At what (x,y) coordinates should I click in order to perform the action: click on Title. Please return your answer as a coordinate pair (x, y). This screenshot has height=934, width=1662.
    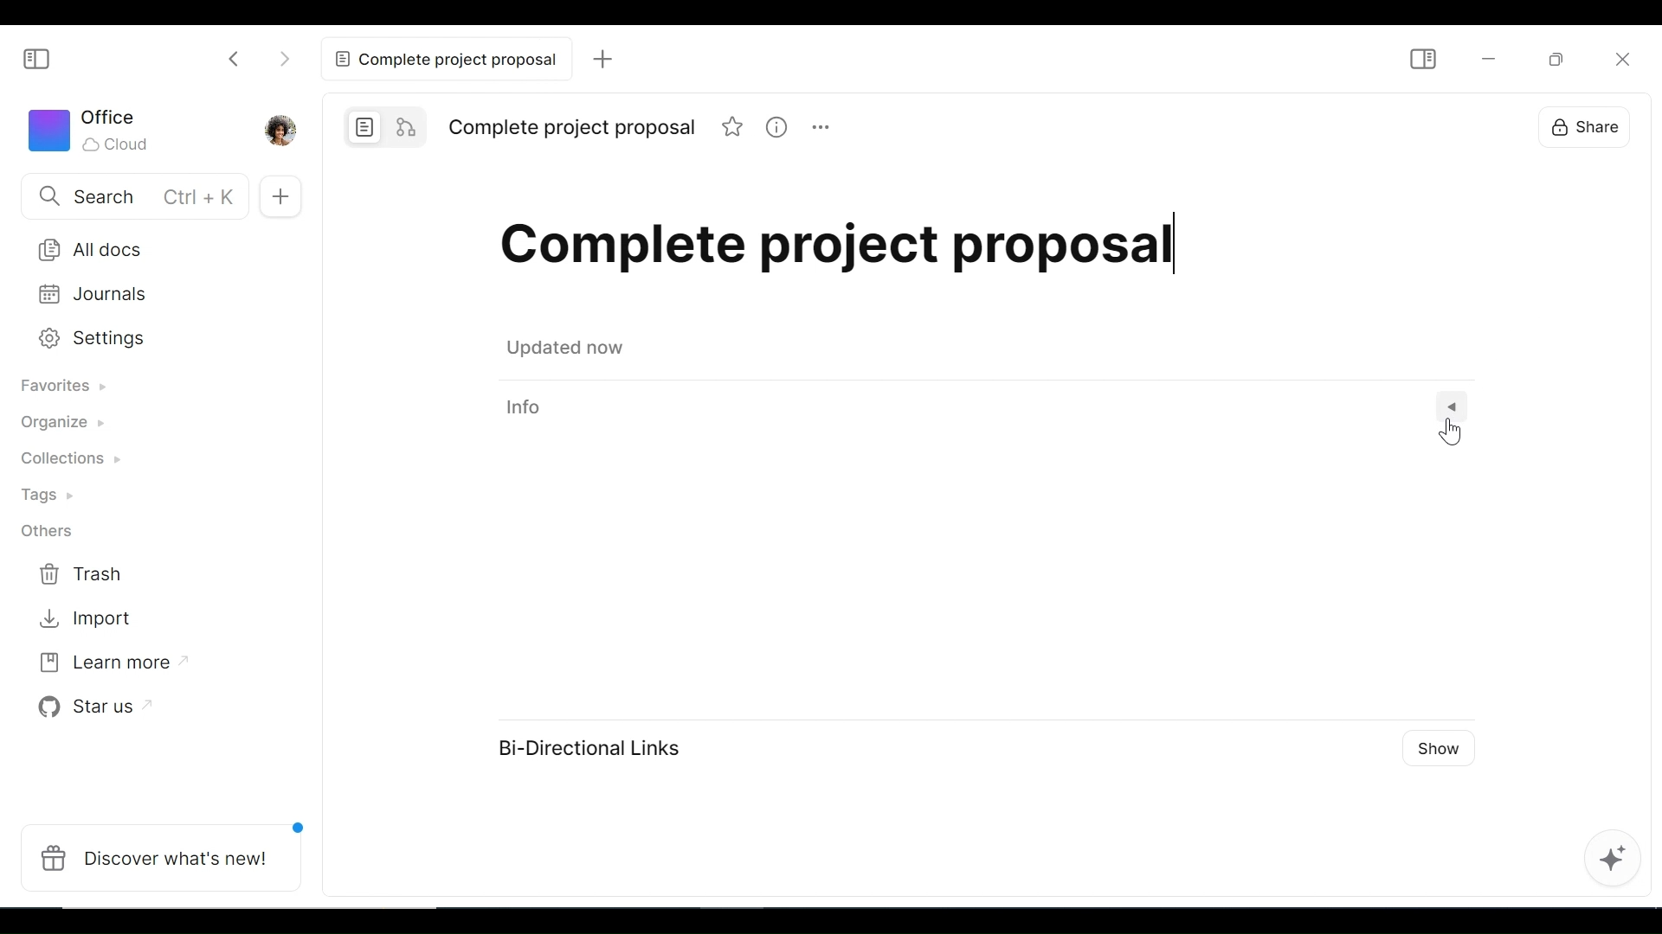
    Looking at the image, I should click on (841, 244).